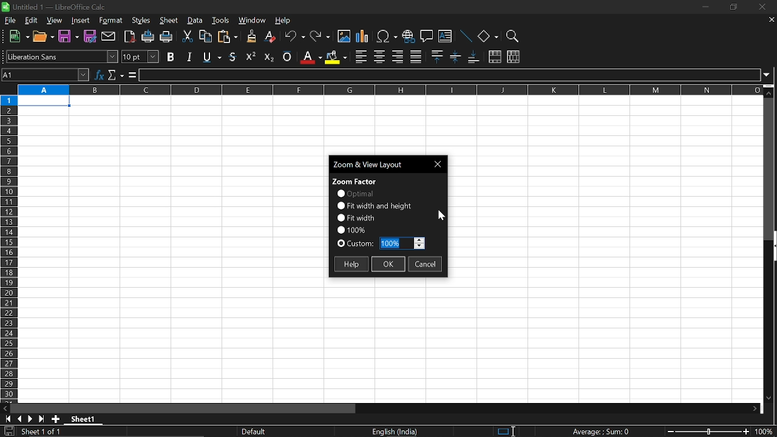  Describe the element at coordinates (234, 56) in the screenshot. I see `underline` at that location.